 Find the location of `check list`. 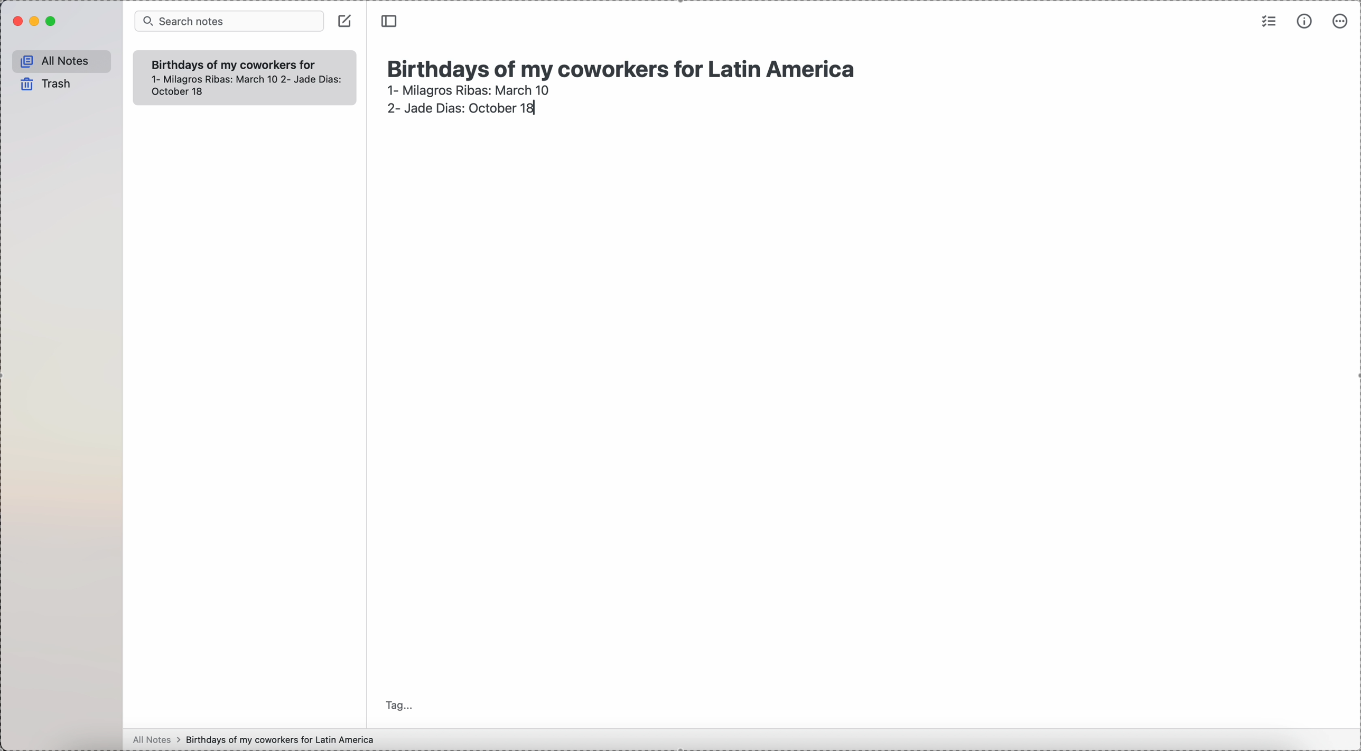

check list is located at coordinates (1267, 21).